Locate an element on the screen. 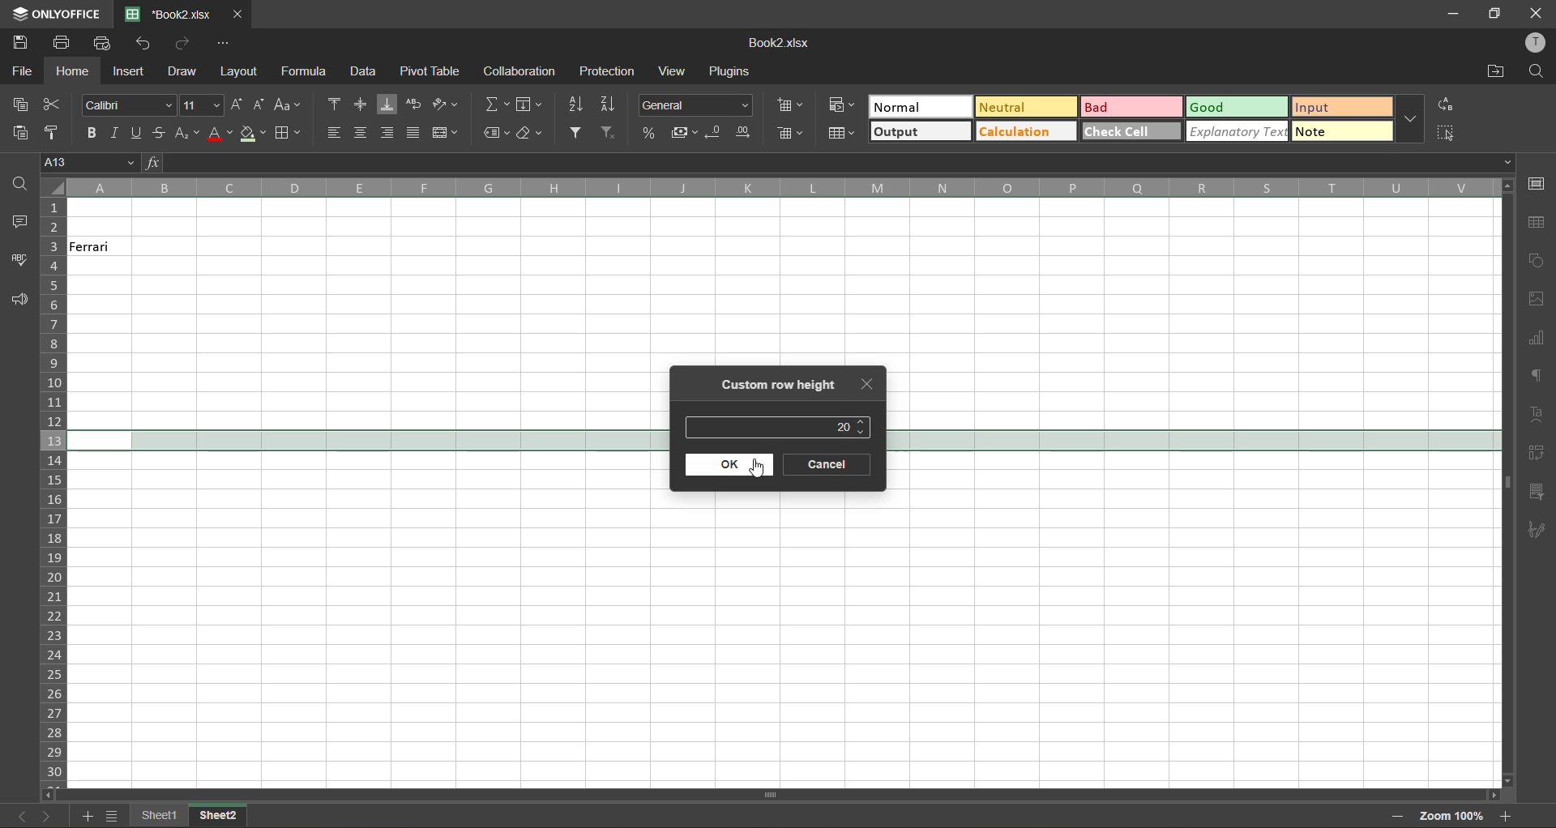 This screenshot has height=828, width=1556. percent is located at coordinates (651, 134).